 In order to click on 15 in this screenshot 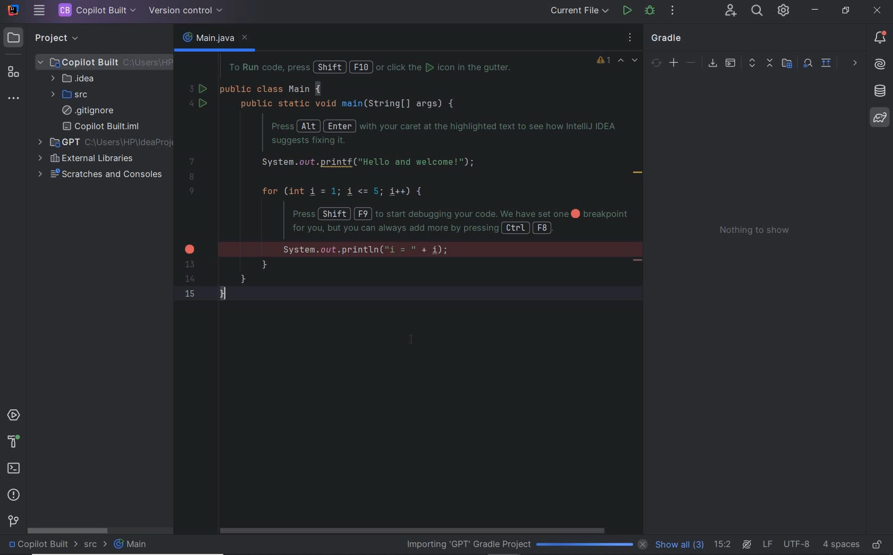, I will do `click(190, 293)`.